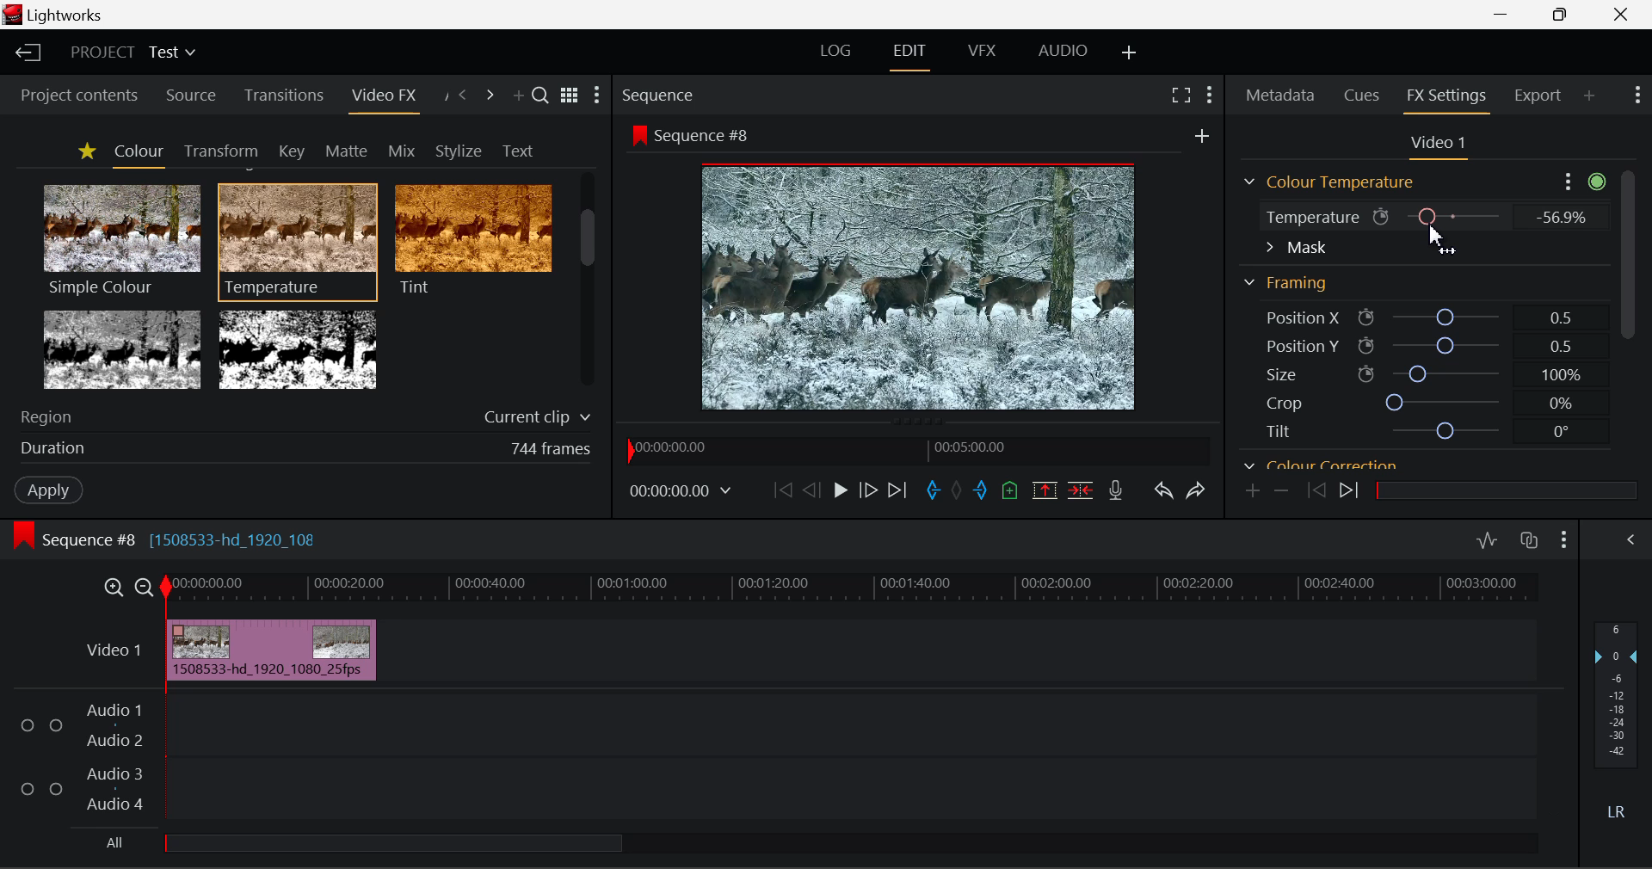  I want to click on icon, so click(638, 135).